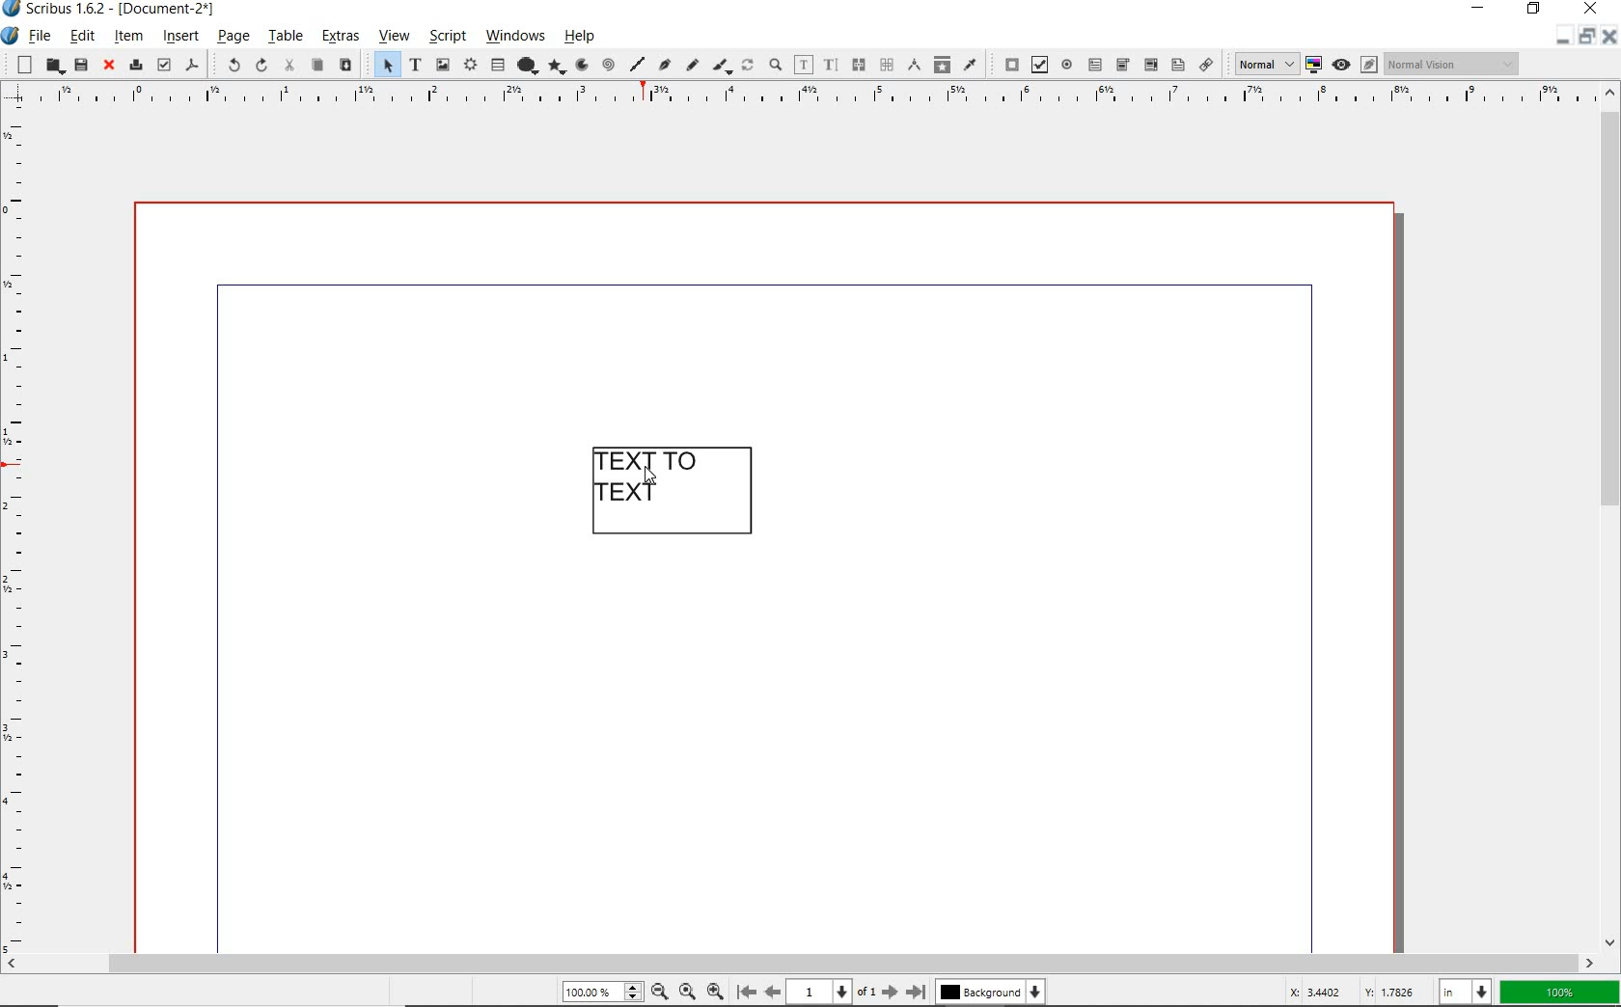 The image size is (1621, 1007). What do you see at coordinates (893, 994) in the screenshot?
I see `move to next` at bounding box center [893, 994].